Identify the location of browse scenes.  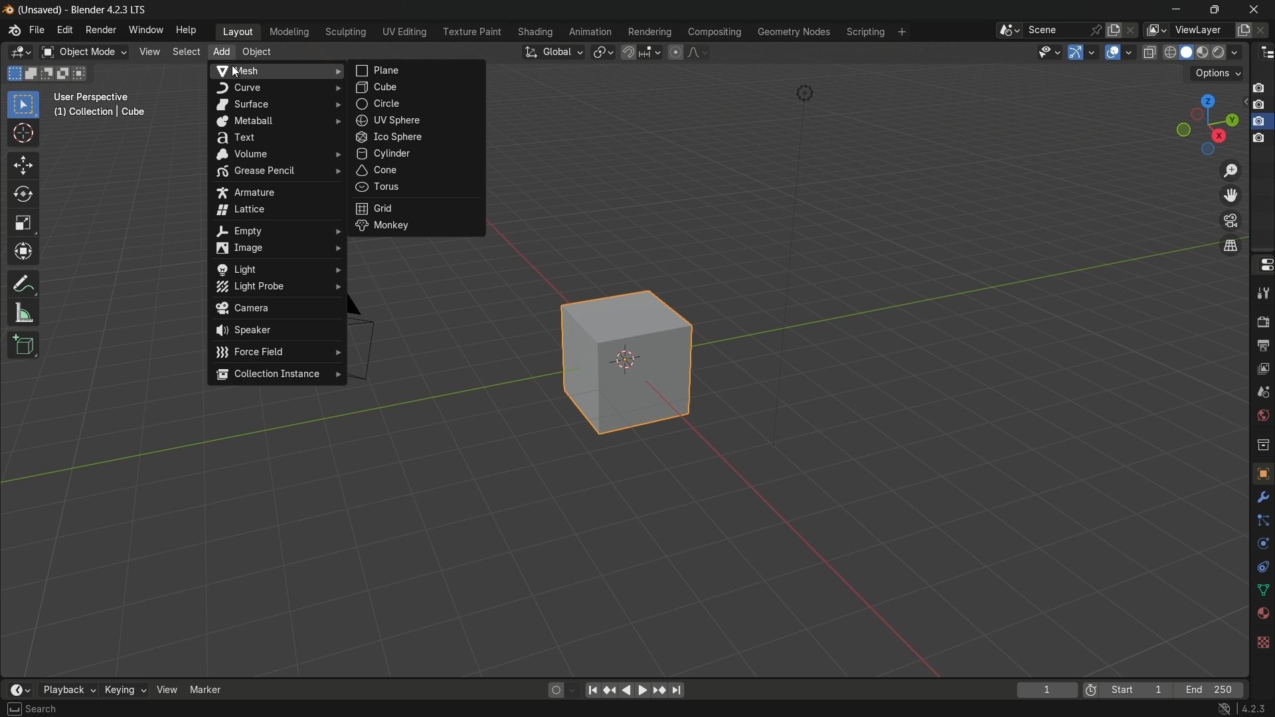
(1009, 31).